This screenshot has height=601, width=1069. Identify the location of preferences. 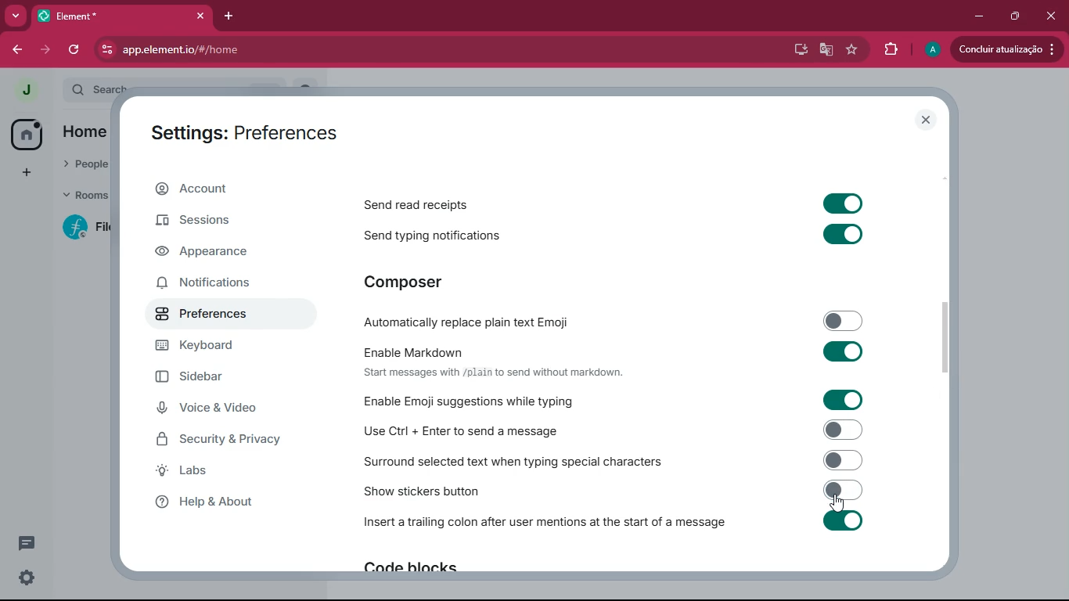
(221, 315).